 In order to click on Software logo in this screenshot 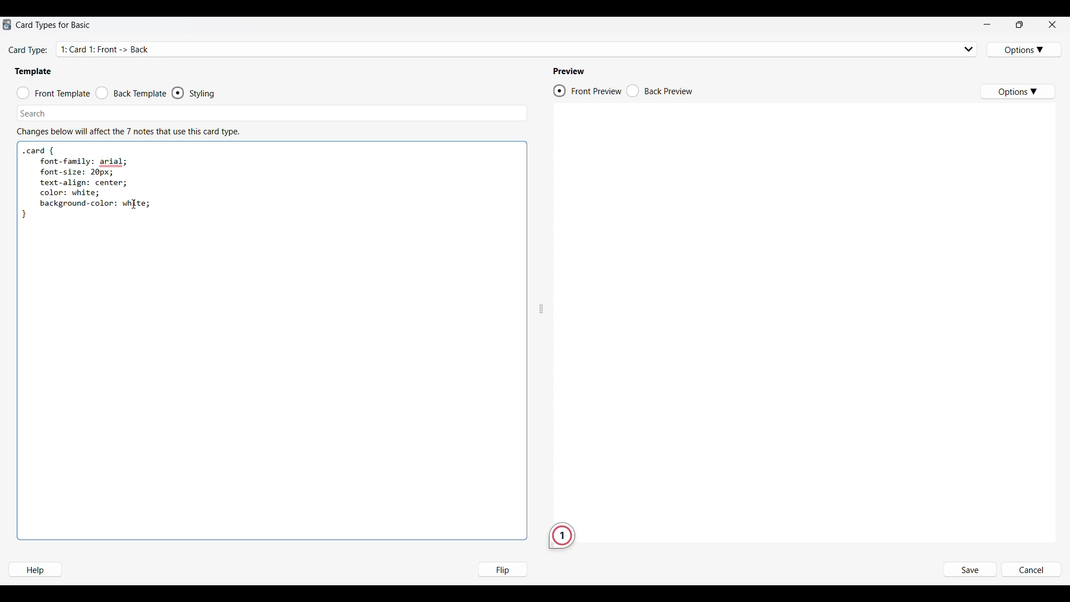, I will do `click(7, 25)`.